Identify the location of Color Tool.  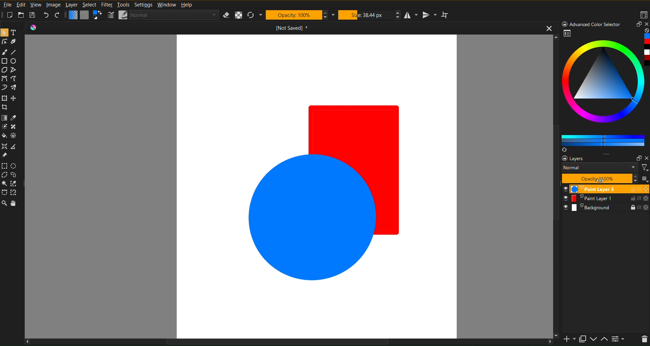
(5, 127).